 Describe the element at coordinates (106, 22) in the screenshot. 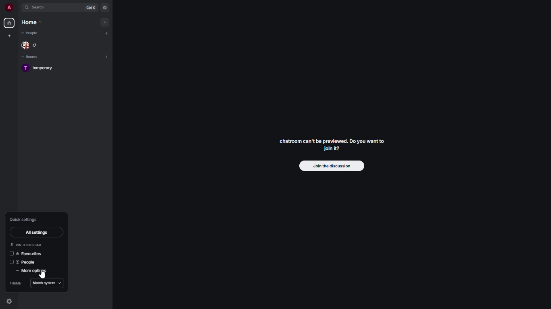

I see `add` at that location.